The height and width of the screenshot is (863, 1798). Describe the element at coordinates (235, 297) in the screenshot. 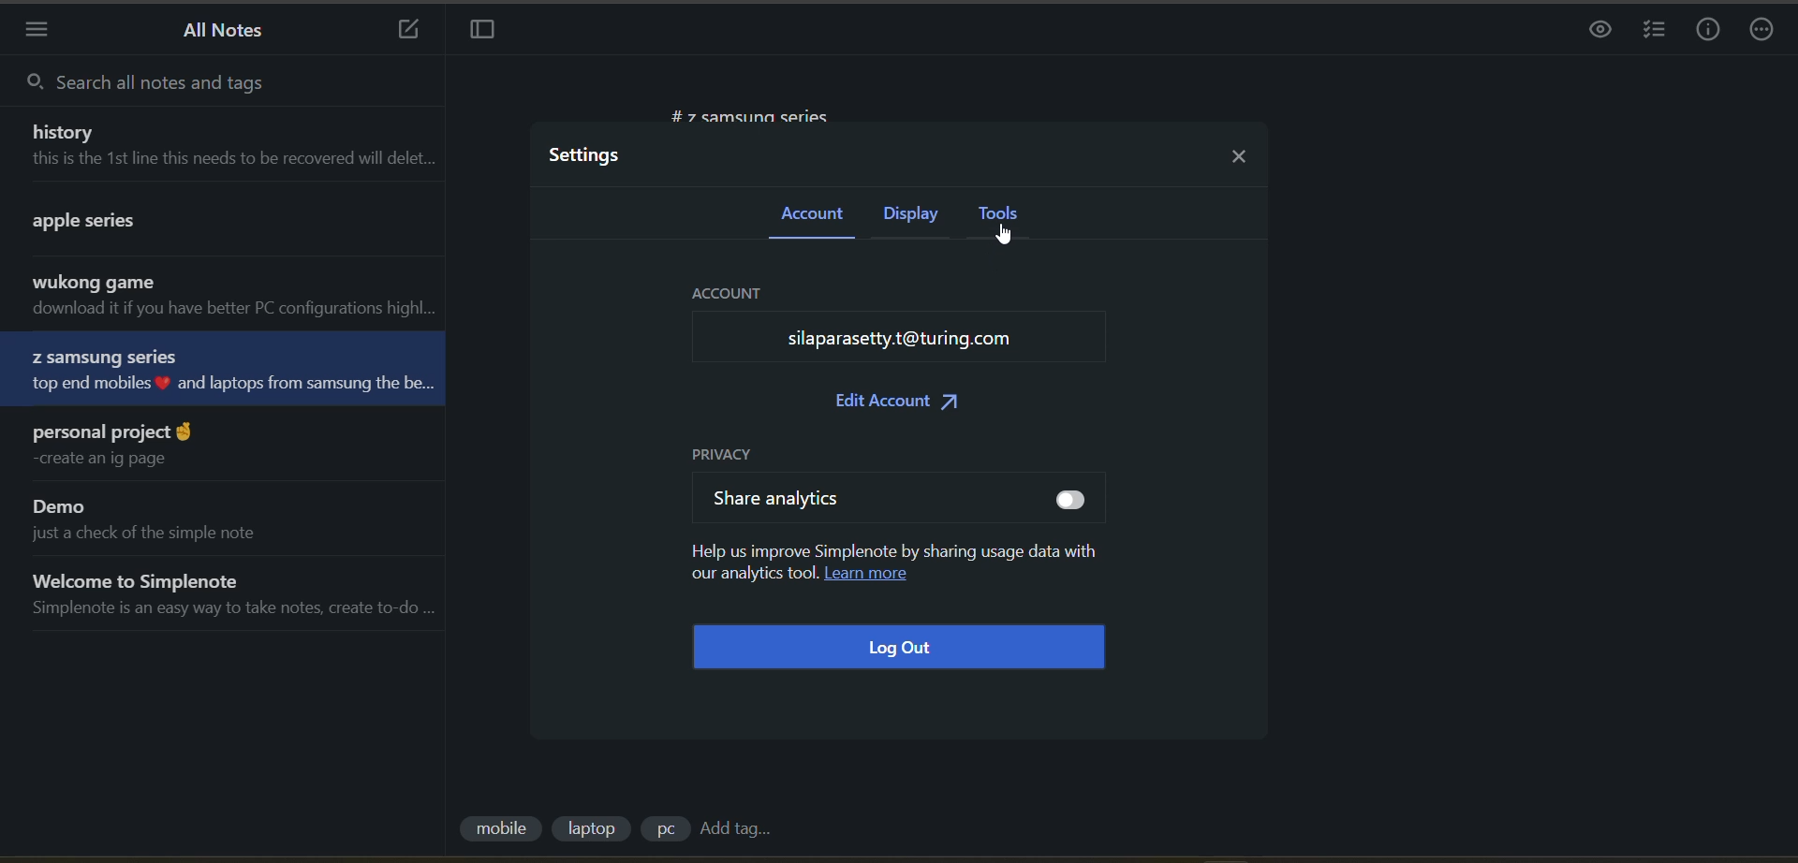

I see `note title and preview` at that location.